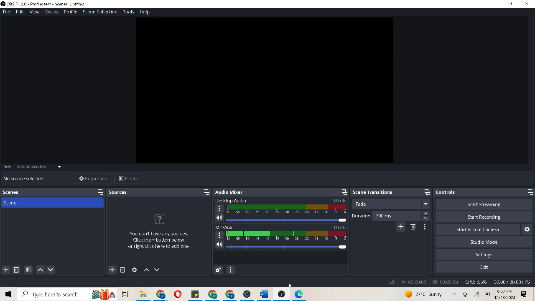 Image resolution: width=535 pixels, height=301 pixels. I want to click on controls, so click(455, 192).